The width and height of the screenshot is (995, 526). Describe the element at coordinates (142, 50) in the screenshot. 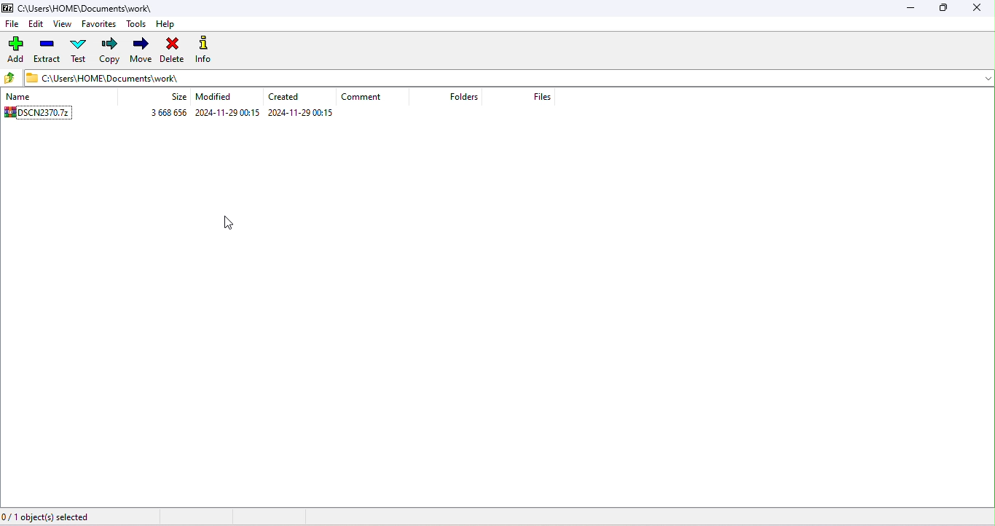

I see `move` at that location.